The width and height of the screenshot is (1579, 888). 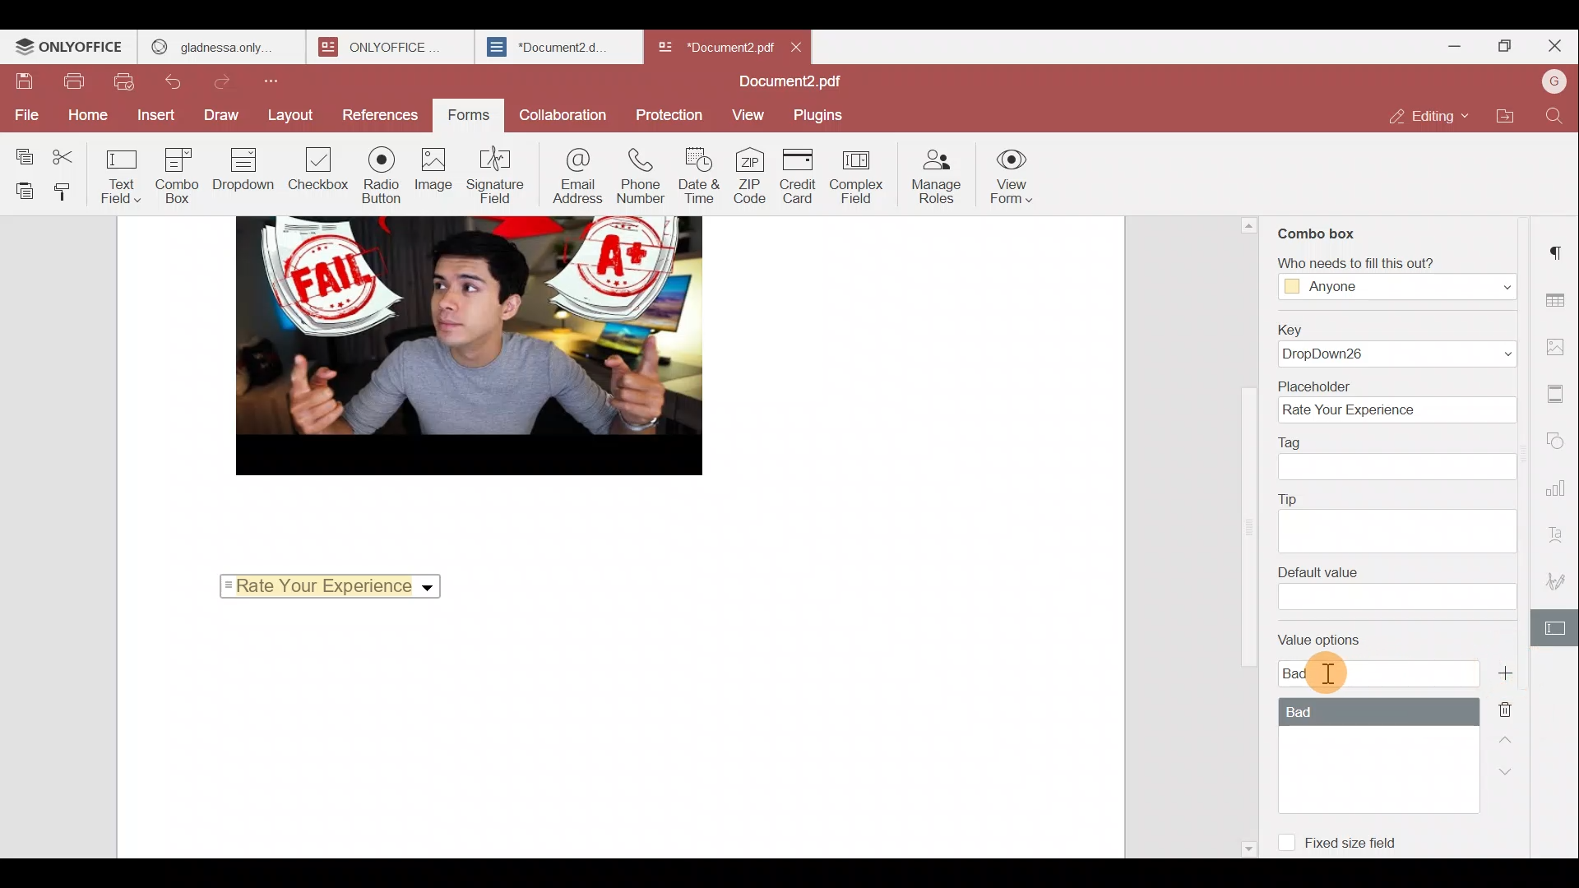 I want to click on Paragraph settings, so click(x=1558, y=248).